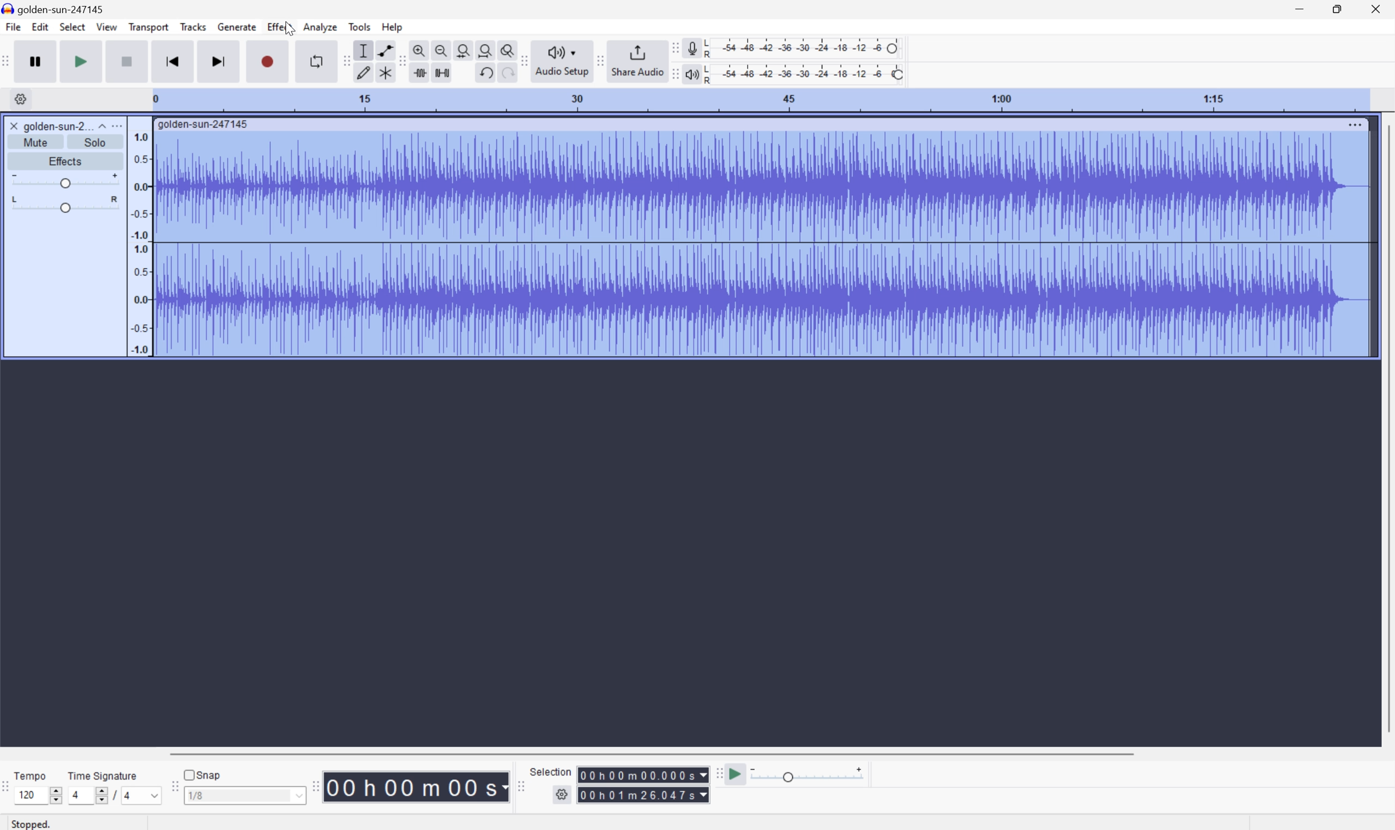  I want to click on Zoom in, so click(421, 48).